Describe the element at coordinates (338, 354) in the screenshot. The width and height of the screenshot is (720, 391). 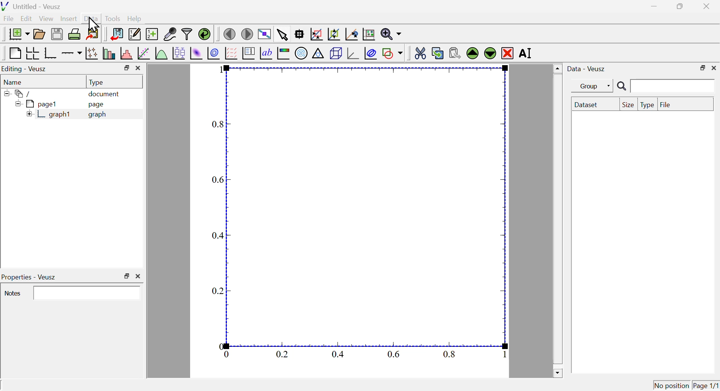
I see `0.4` at that location.